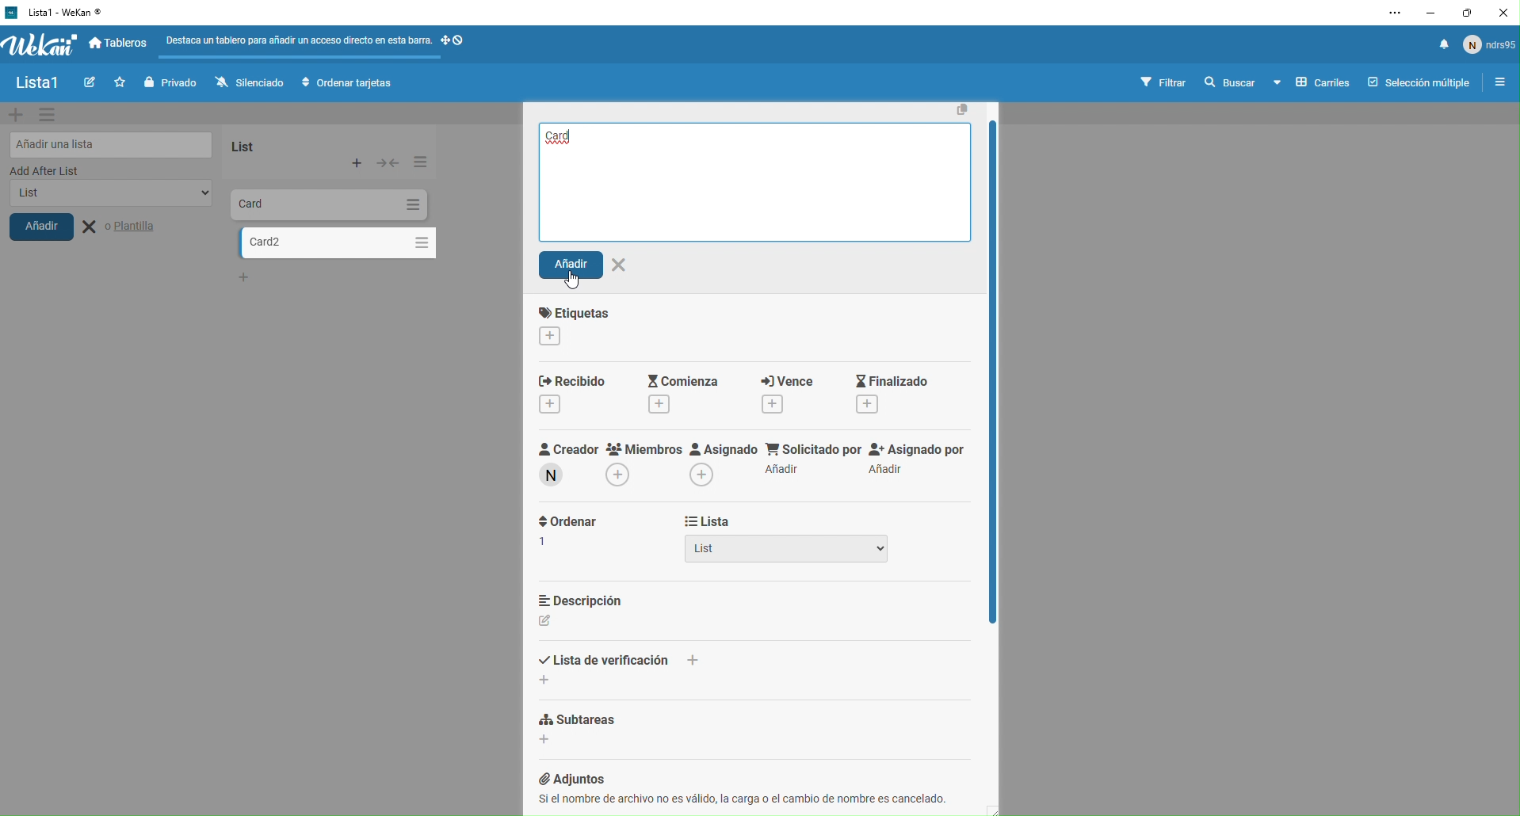  Describe the element at coordinates (1490, 48) in the screenshot. I see `usuario` at that location.